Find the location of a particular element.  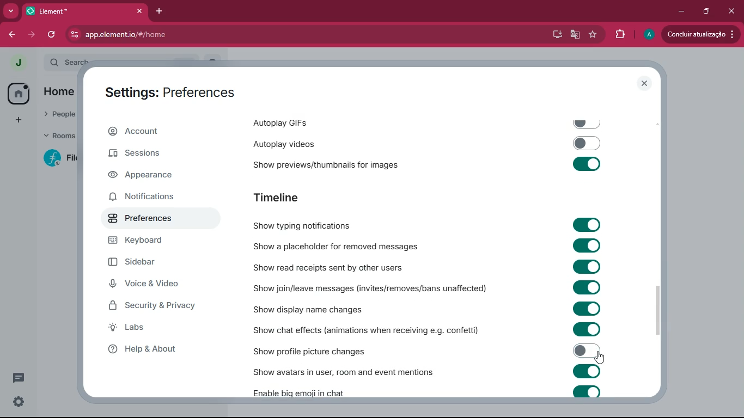

sidebar is located at coordinates (155, 264).